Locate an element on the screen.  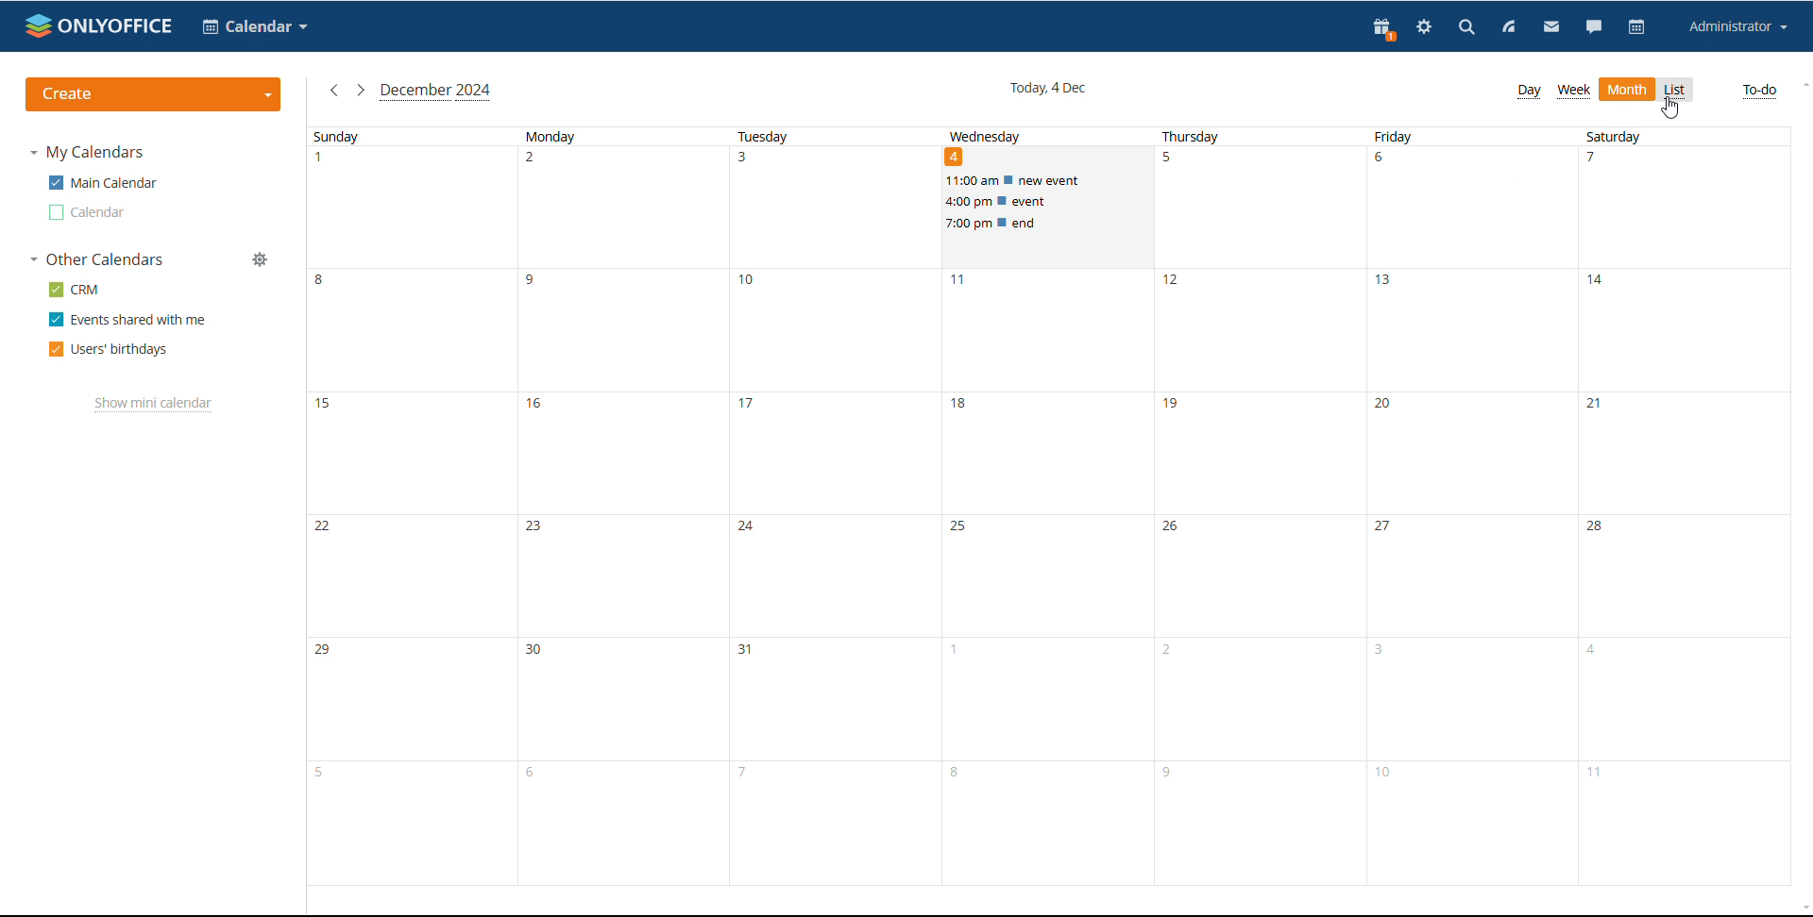
events shared with me is located at coordinates (127, 319).